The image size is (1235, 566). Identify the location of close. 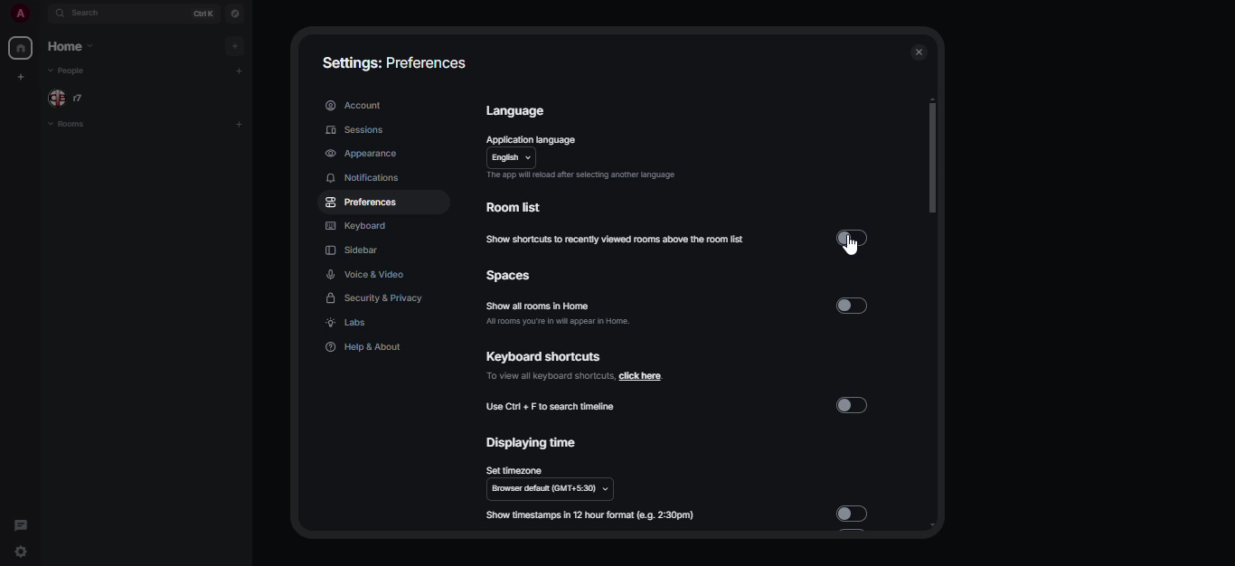
(920, 53).